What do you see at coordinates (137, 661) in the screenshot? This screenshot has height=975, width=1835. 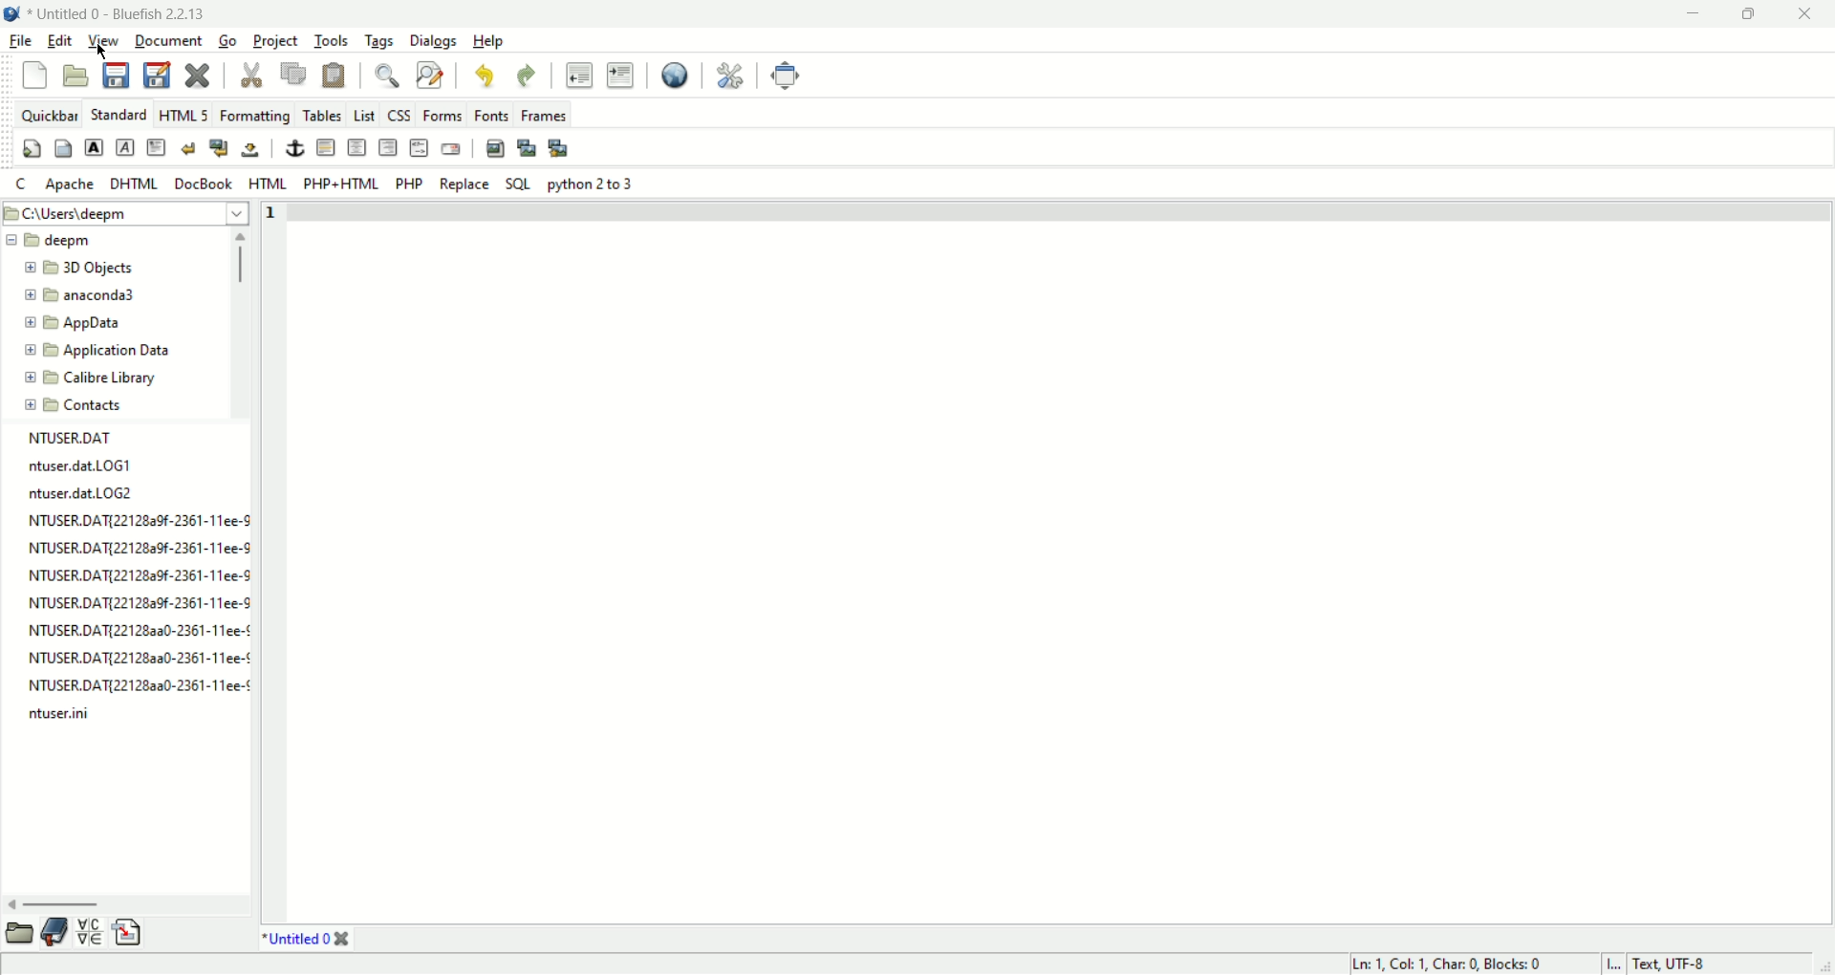 I see `NTUSER.DAT{221282a0-2361-11ee-¢` at bounding box center [137, 661].